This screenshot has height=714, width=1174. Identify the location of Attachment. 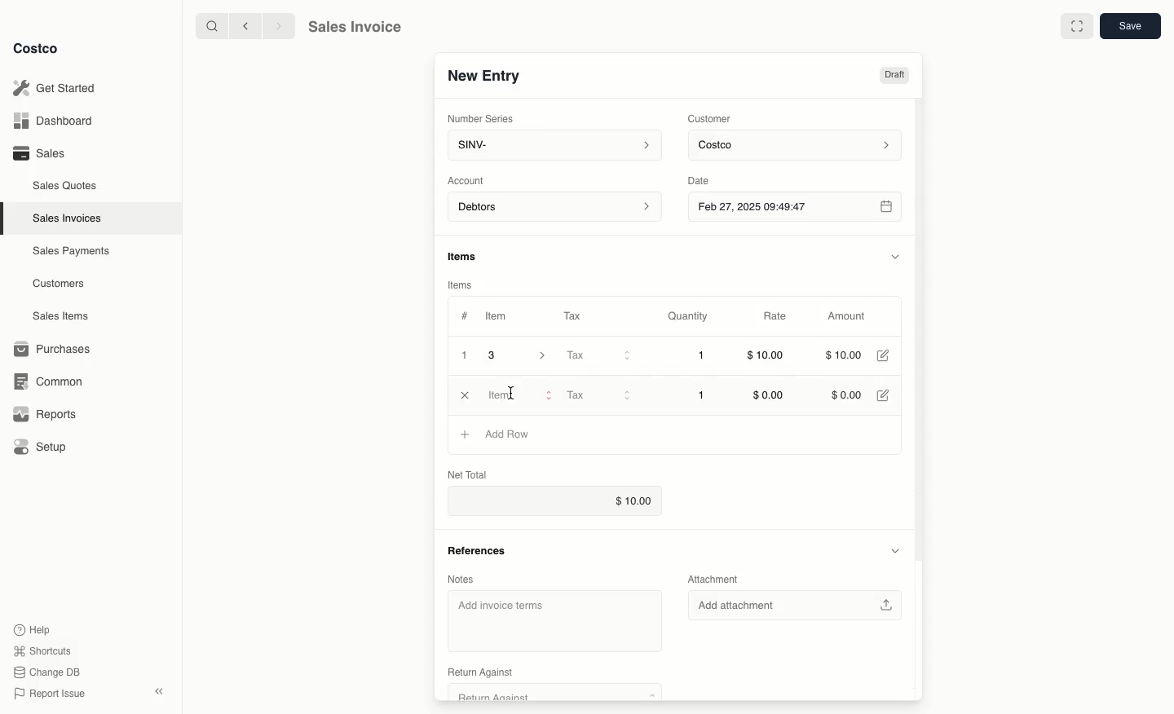
(716, 580).